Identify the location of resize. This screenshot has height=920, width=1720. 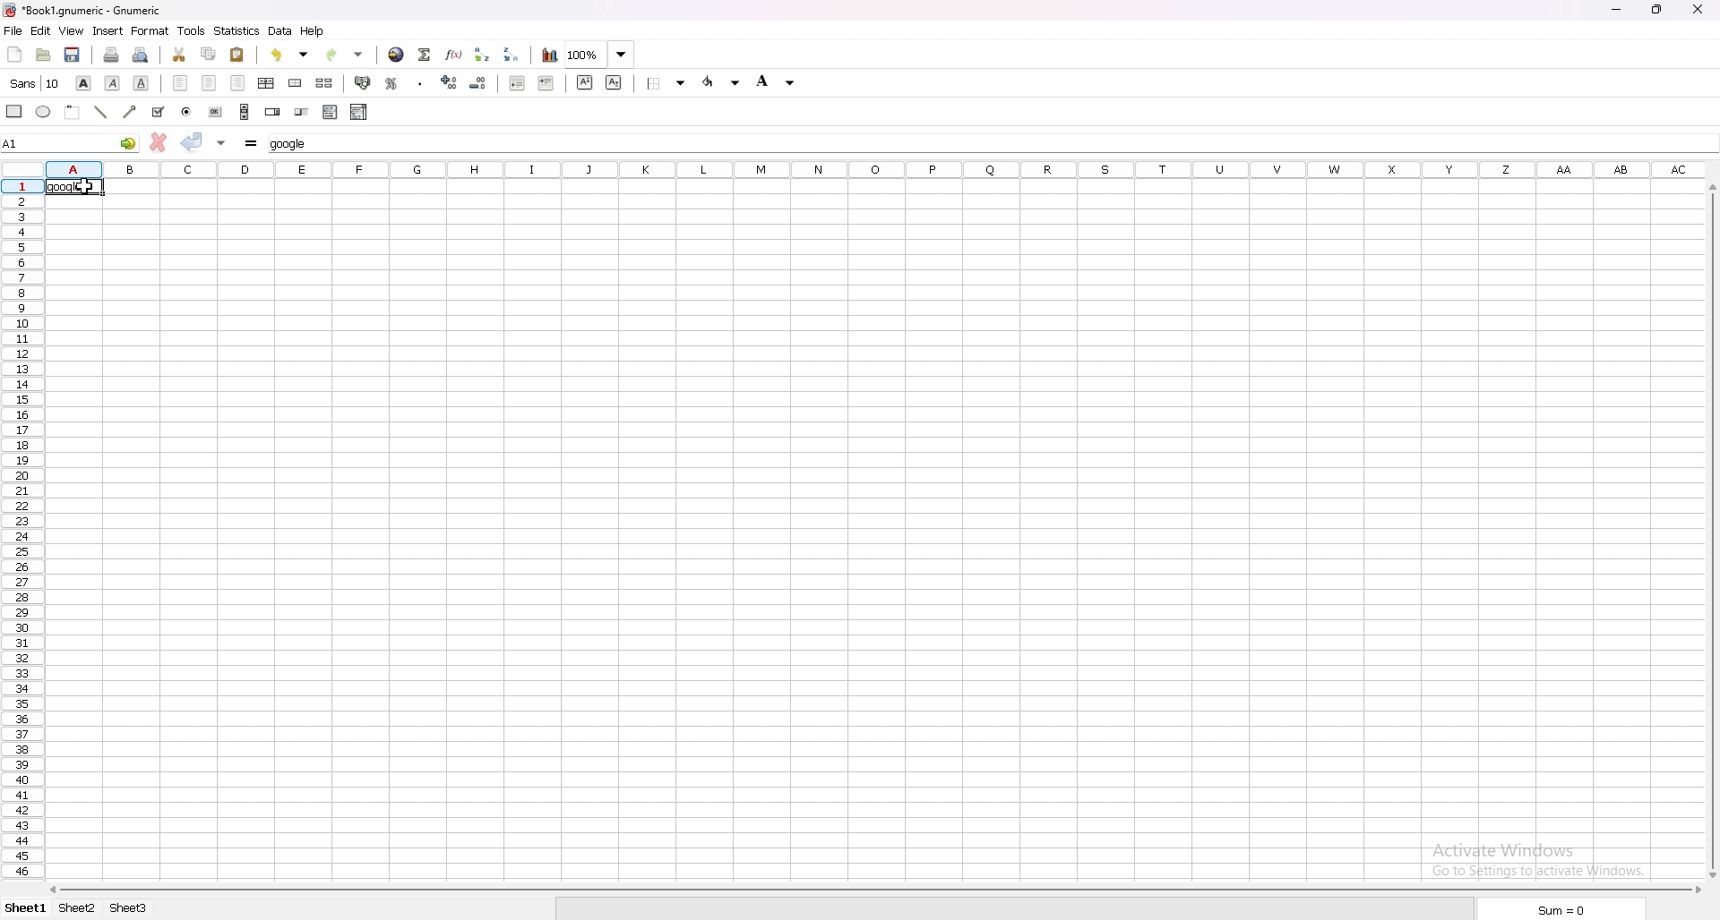
(1658, 9).